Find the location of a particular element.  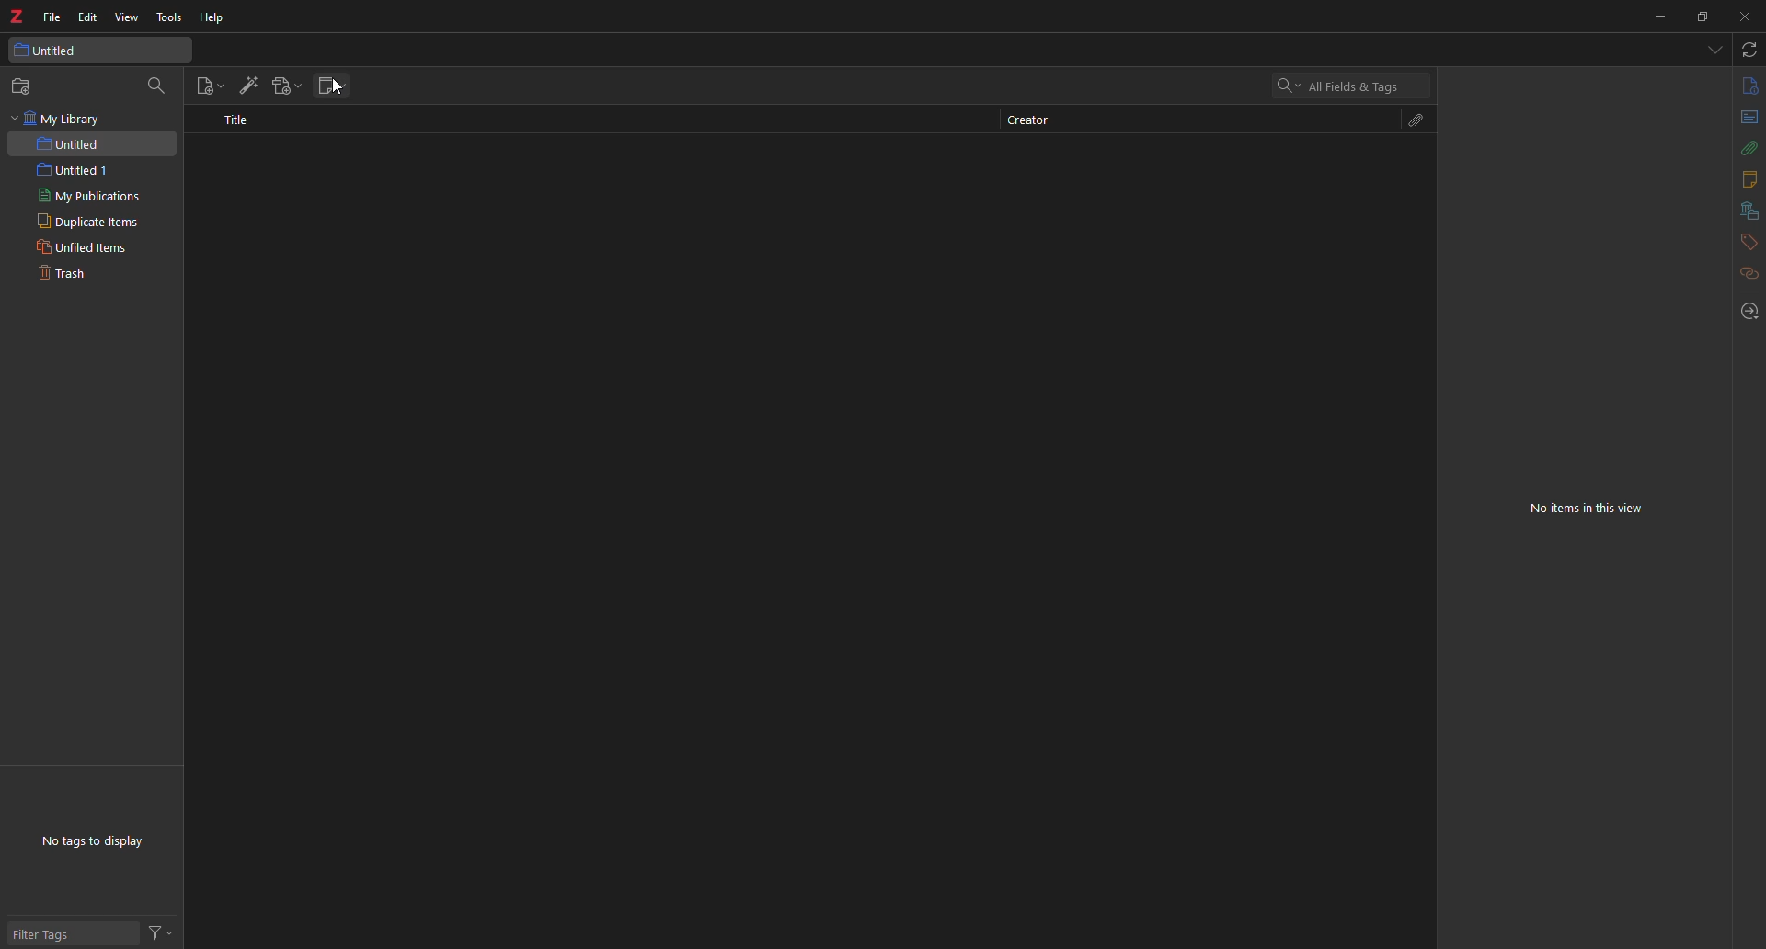

my library is located at coordinates (62, 120).